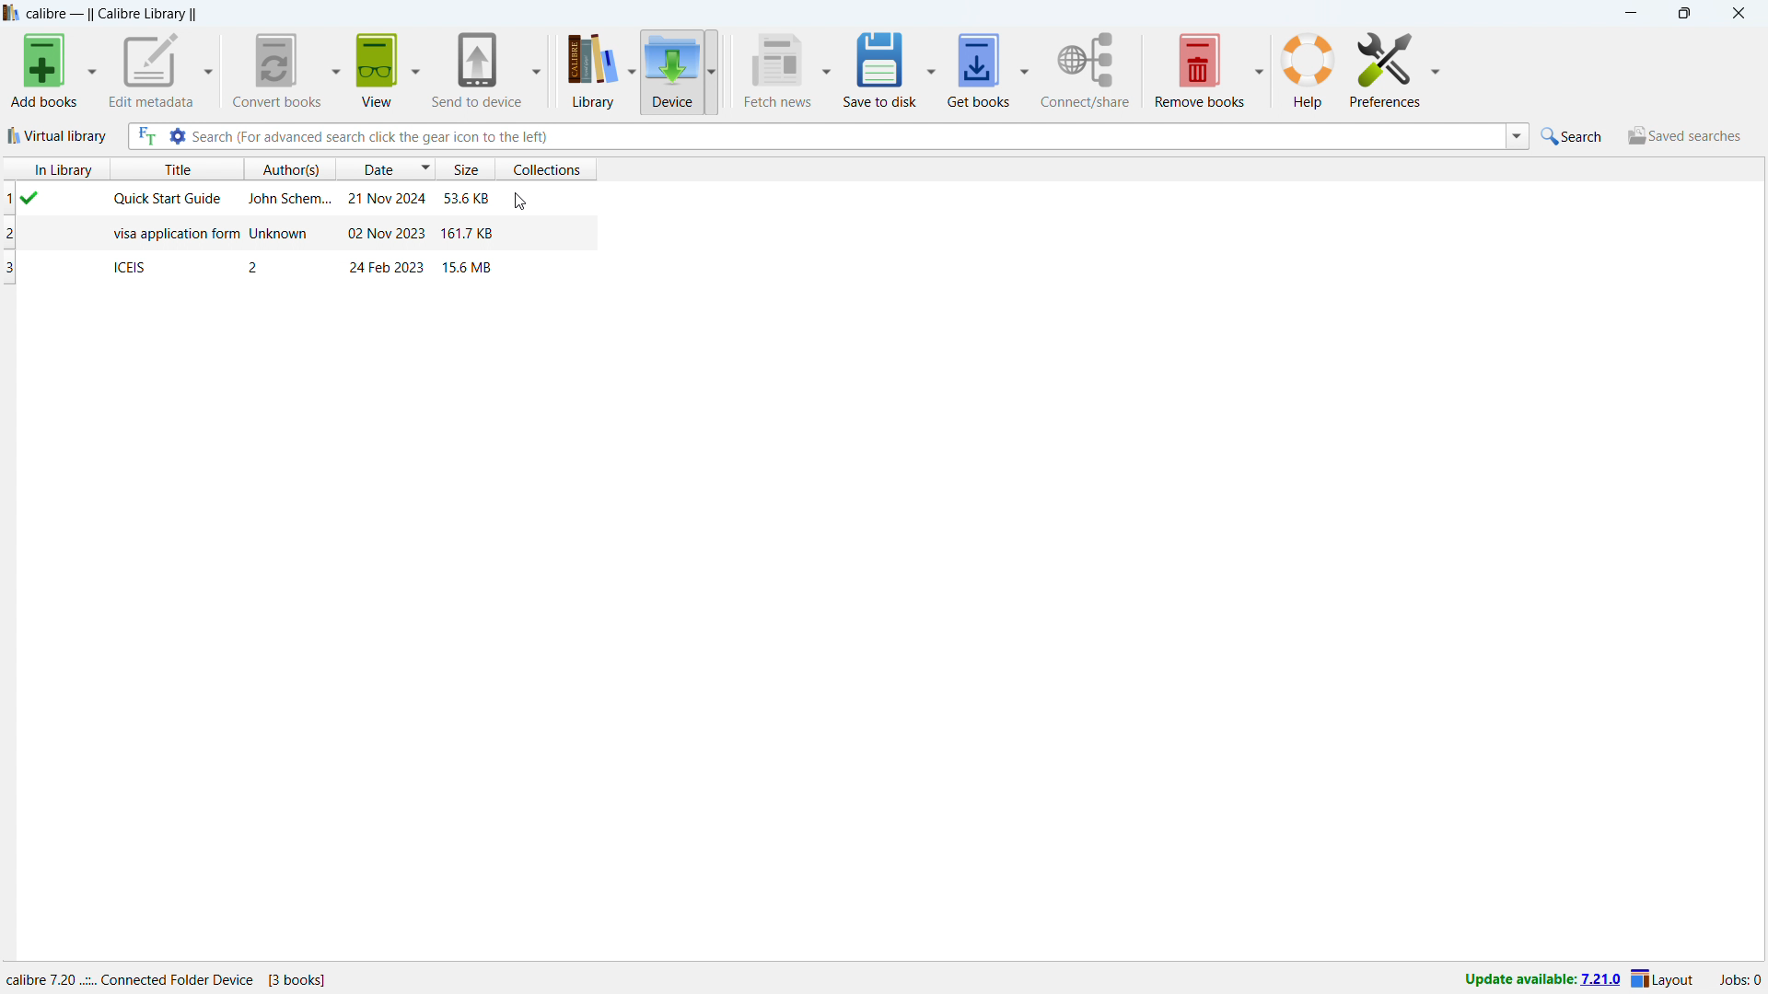 Image resolution: width=1768 pixels, height=994 pixels. Describe the element at coordinates (351, 235) in the screenshot. I see `book on device` at that location.